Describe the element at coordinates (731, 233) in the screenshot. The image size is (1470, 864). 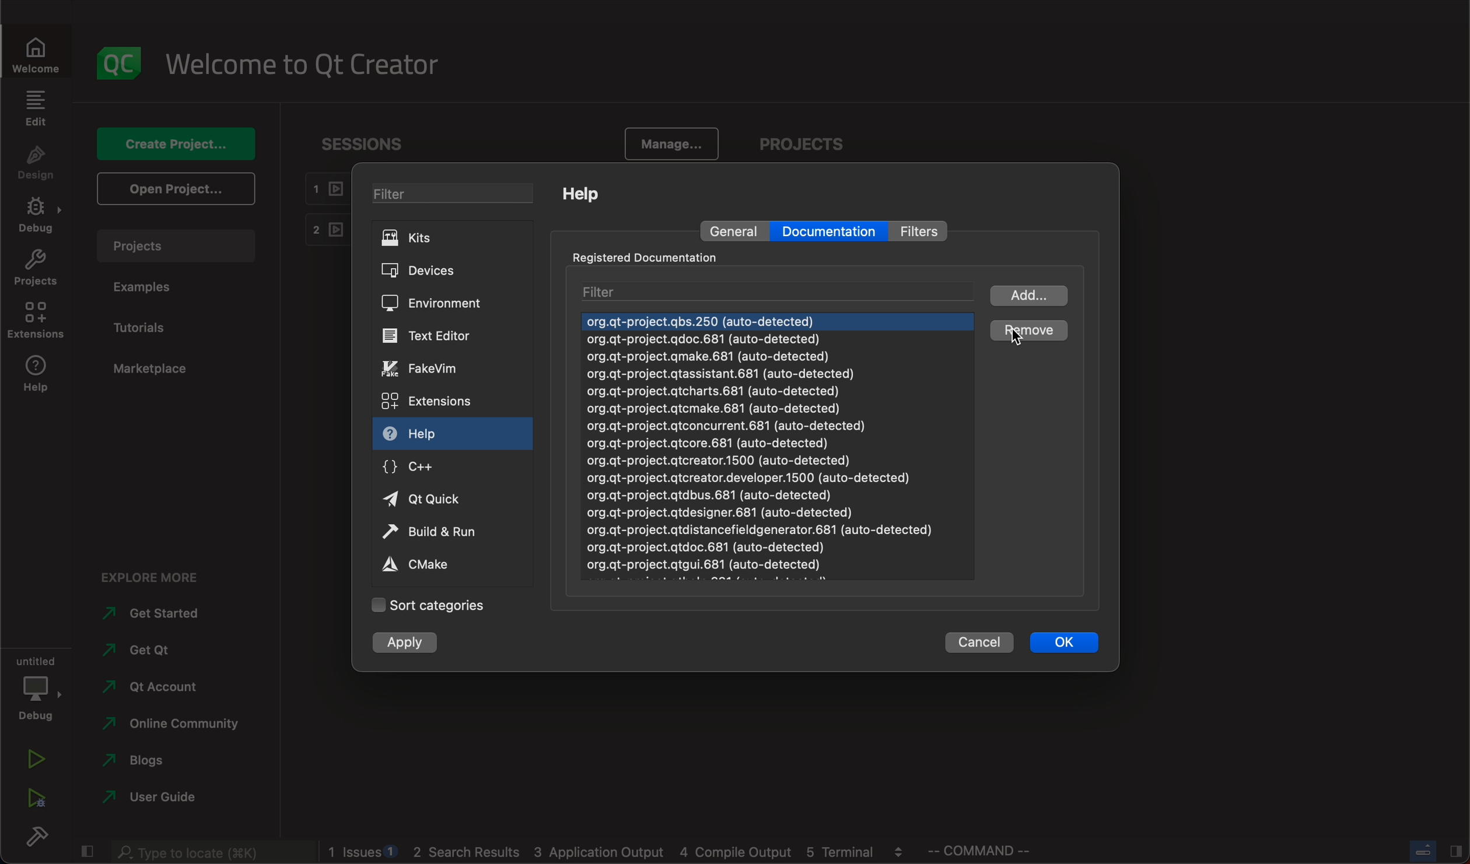
I see `general` at that location.